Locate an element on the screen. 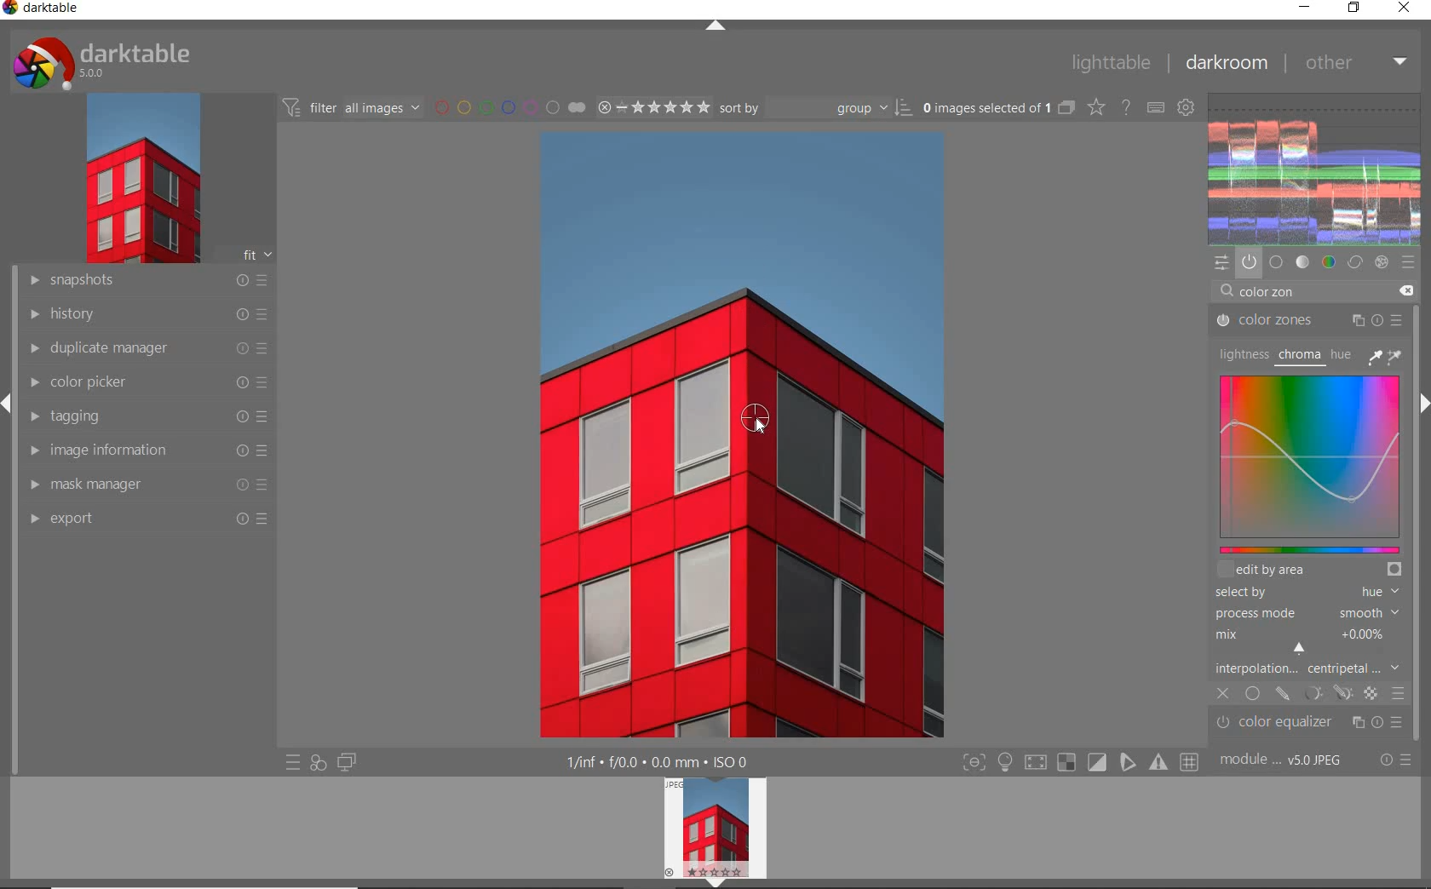  base is located at coordinates (1276, 261).